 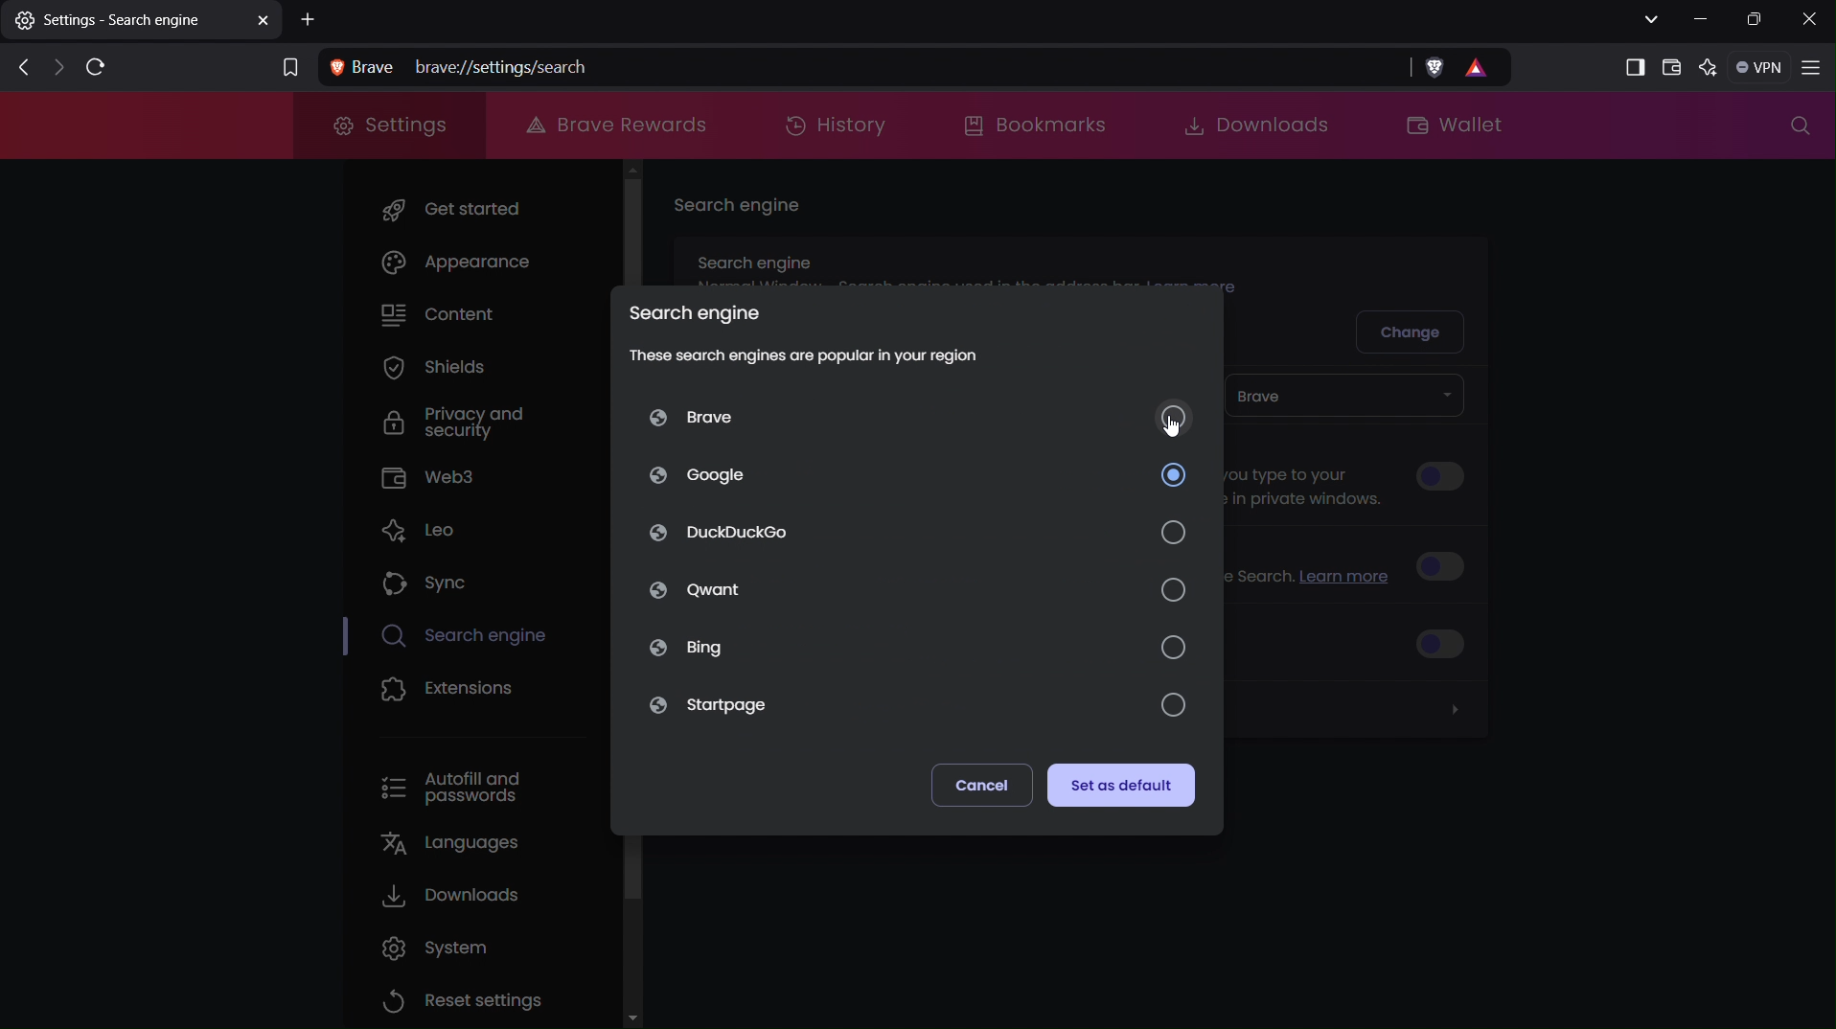 I want to click on DuckDuckGo, so click(x=919, y=532).